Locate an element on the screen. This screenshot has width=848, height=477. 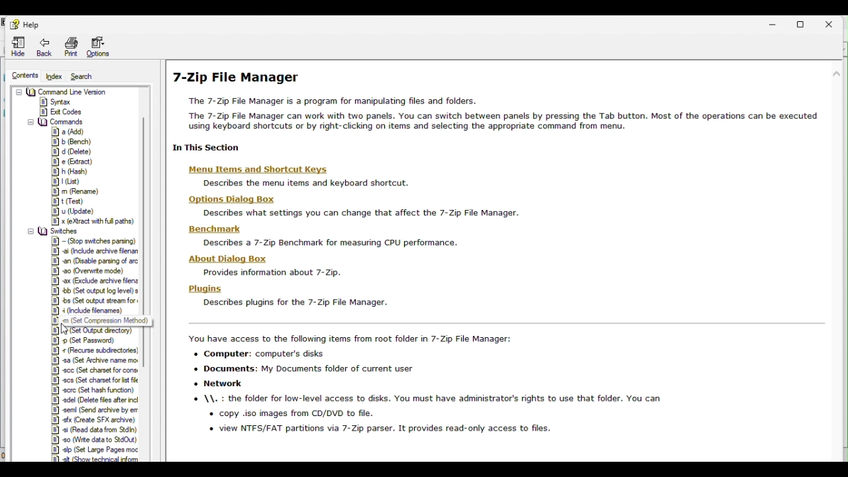
bs is located at coordinates (95, 299).